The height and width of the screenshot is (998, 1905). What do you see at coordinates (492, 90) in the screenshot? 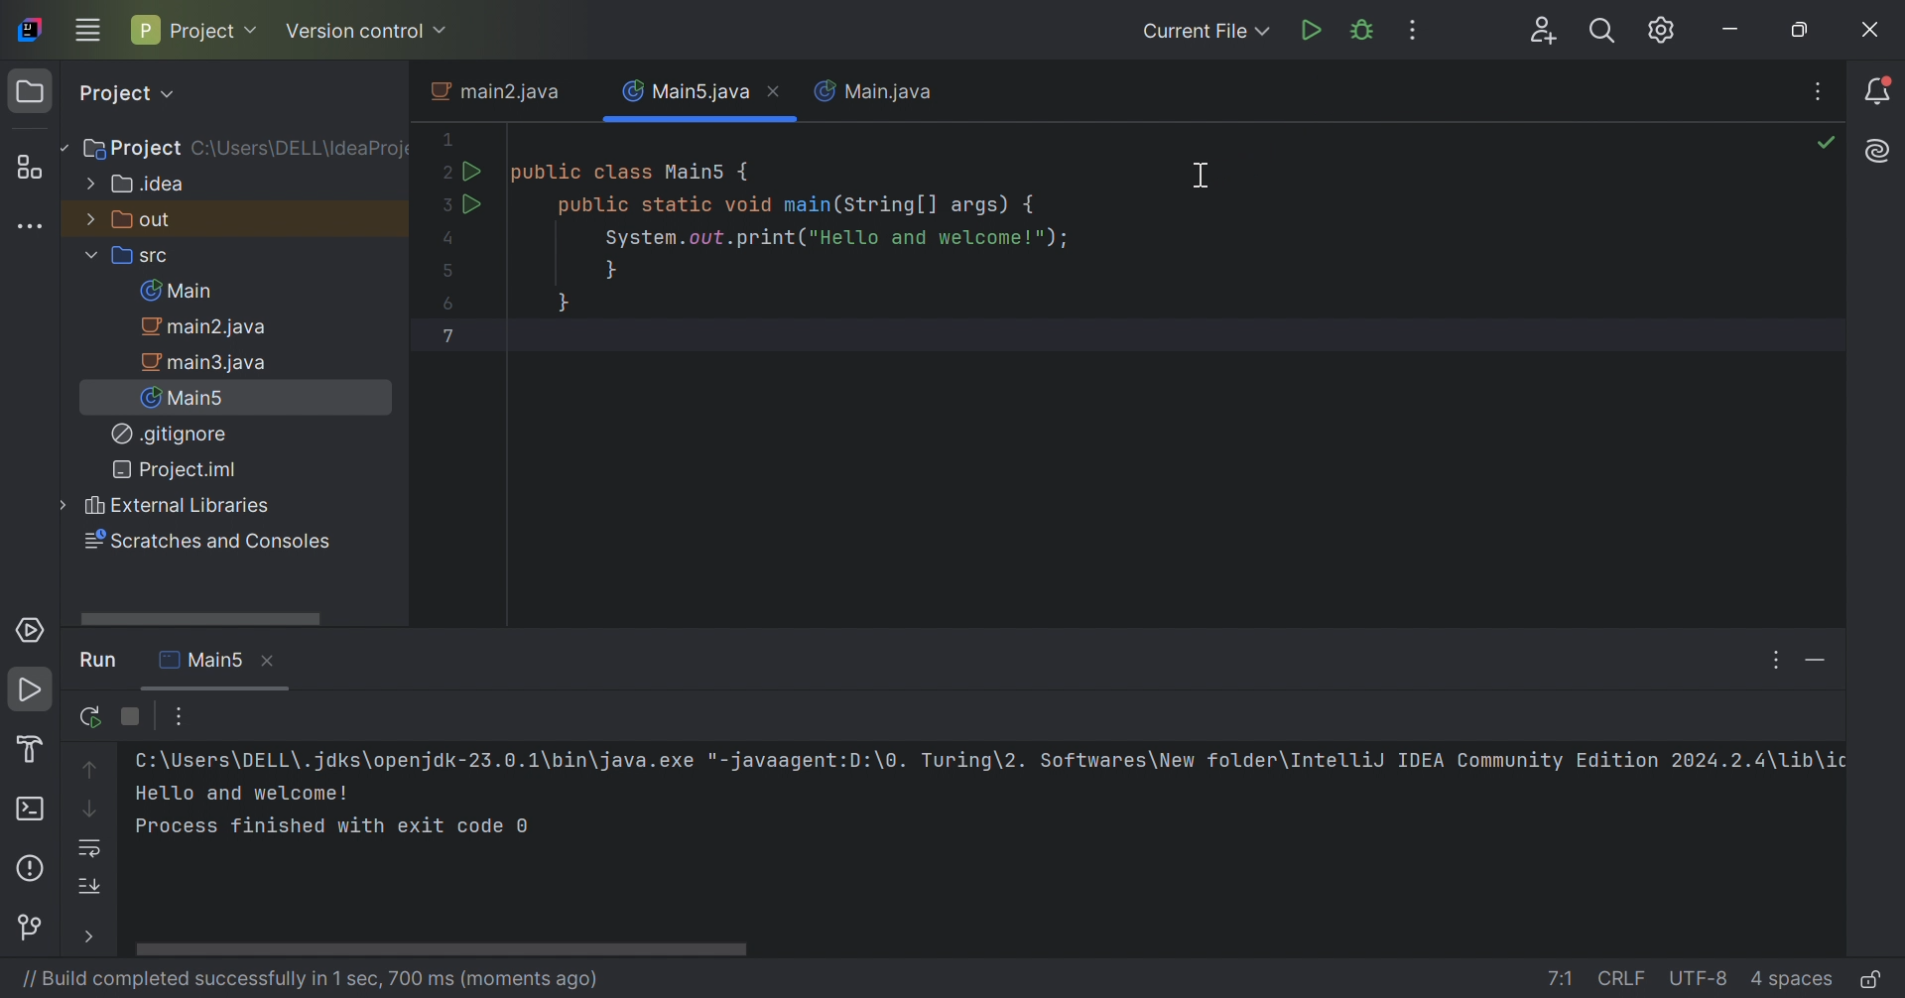
I see `main2.java` at bounding box center [492, 90].